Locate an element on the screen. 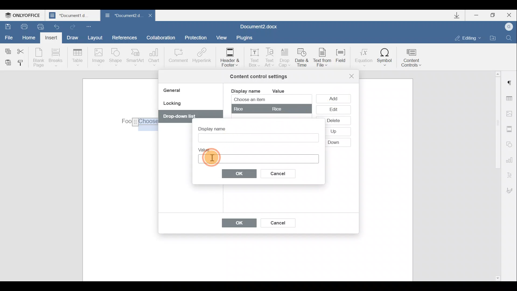 This screenshot has height=291, width=517. Signature settings is located at coordinates (512, 190).